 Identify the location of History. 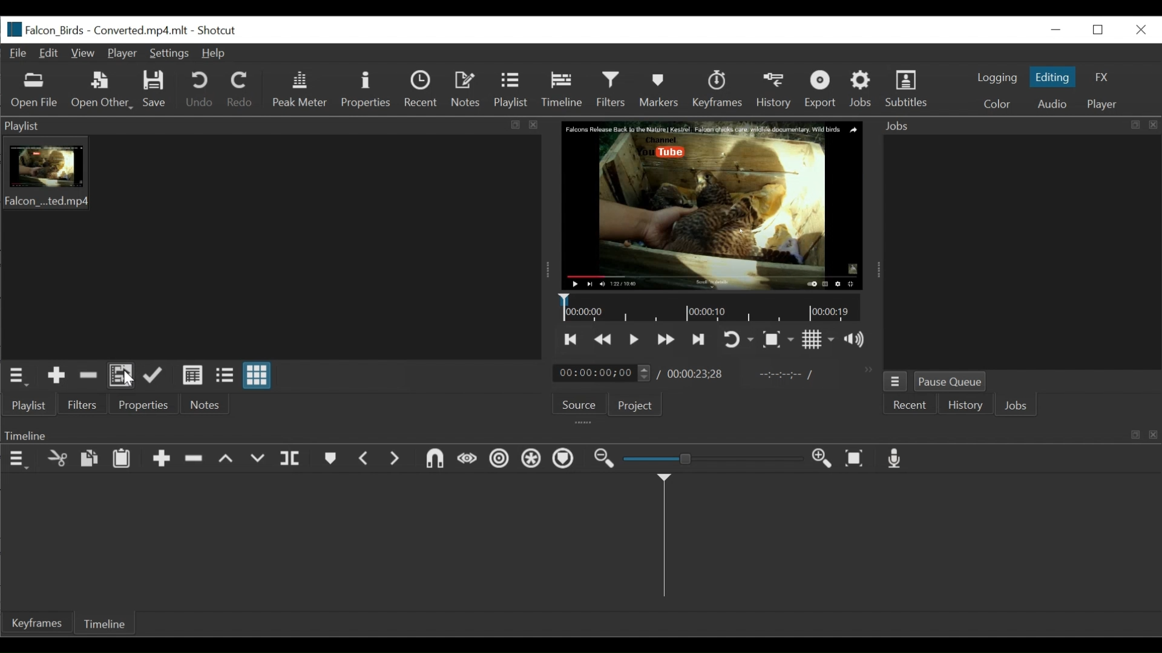
(967, 406).